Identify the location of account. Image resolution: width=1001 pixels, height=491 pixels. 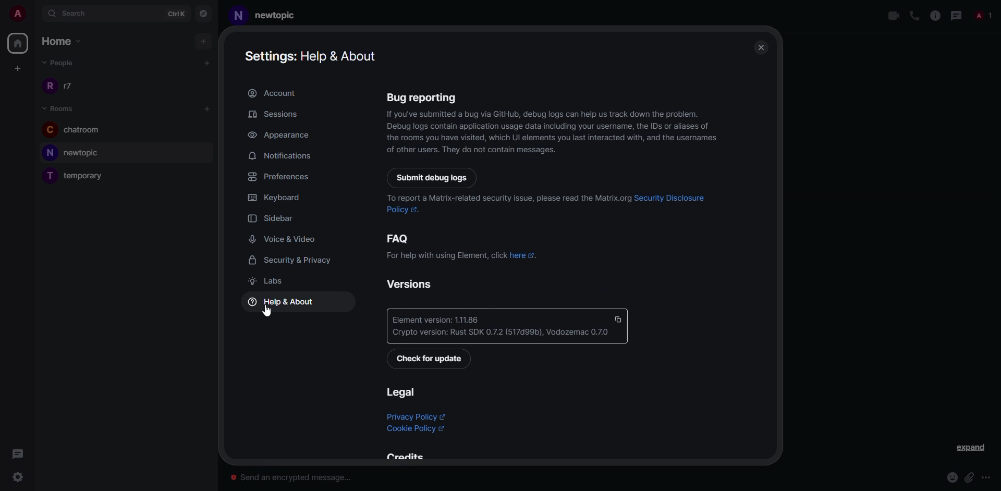
(16, 14).